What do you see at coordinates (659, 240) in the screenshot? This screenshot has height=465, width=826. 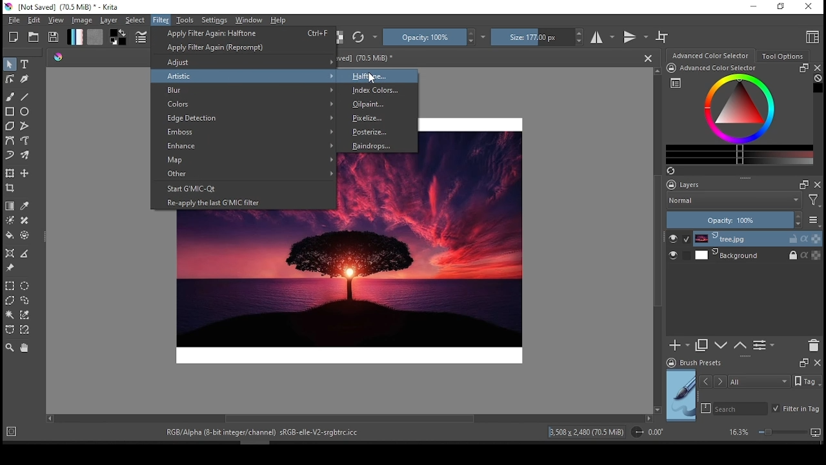 I see `scroll bar` at bounding box center [659, 240].